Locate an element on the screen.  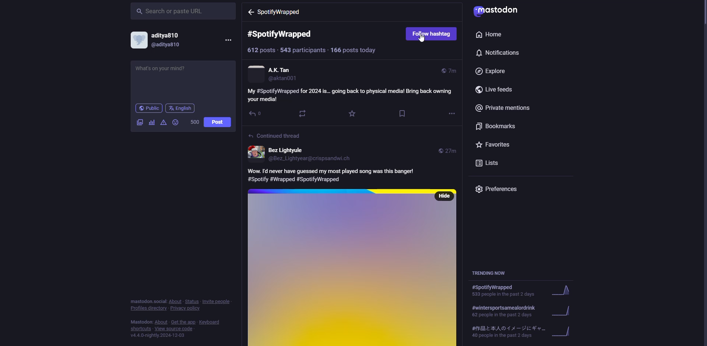
# is located at coordinates (285, 34).